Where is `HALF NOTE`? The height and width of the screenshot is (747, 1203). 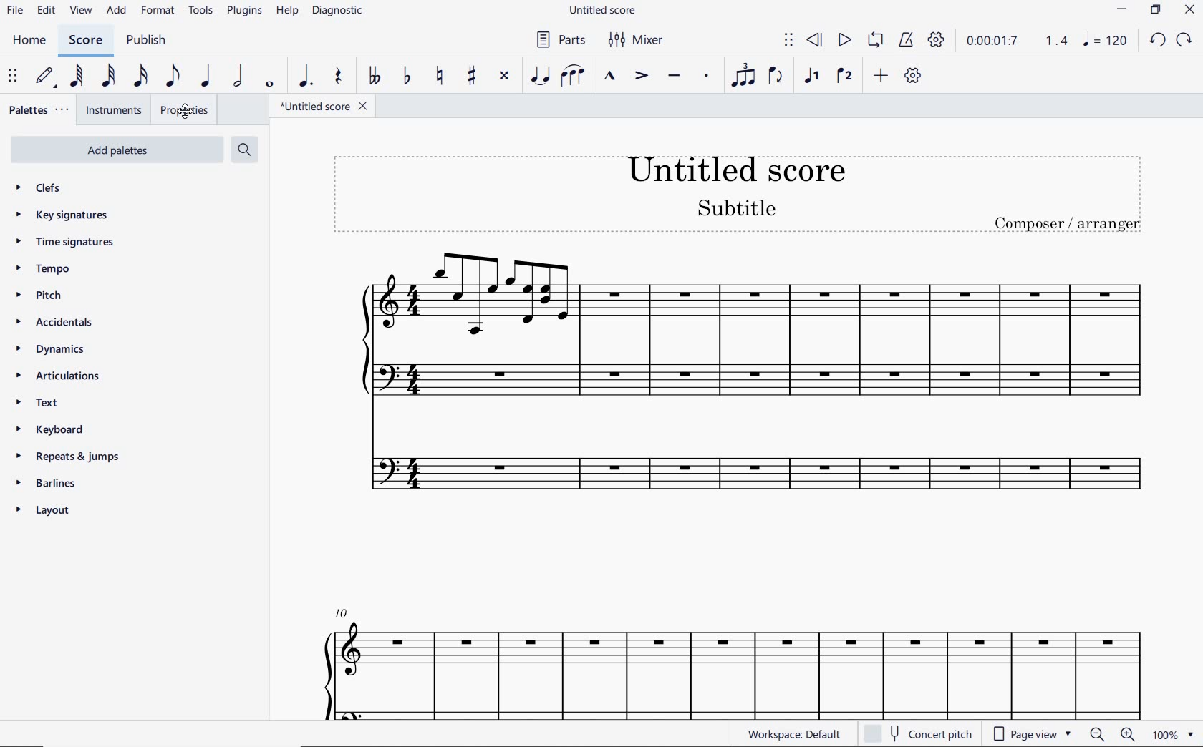
HALF NOTE is located at coordinates (239, 75).